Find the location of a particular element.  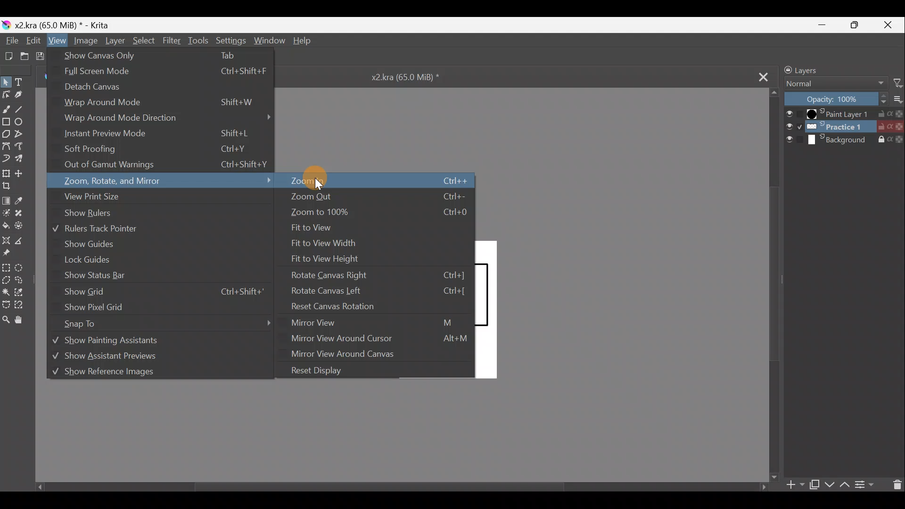

Show status bar is located at coordinates (97, 275).